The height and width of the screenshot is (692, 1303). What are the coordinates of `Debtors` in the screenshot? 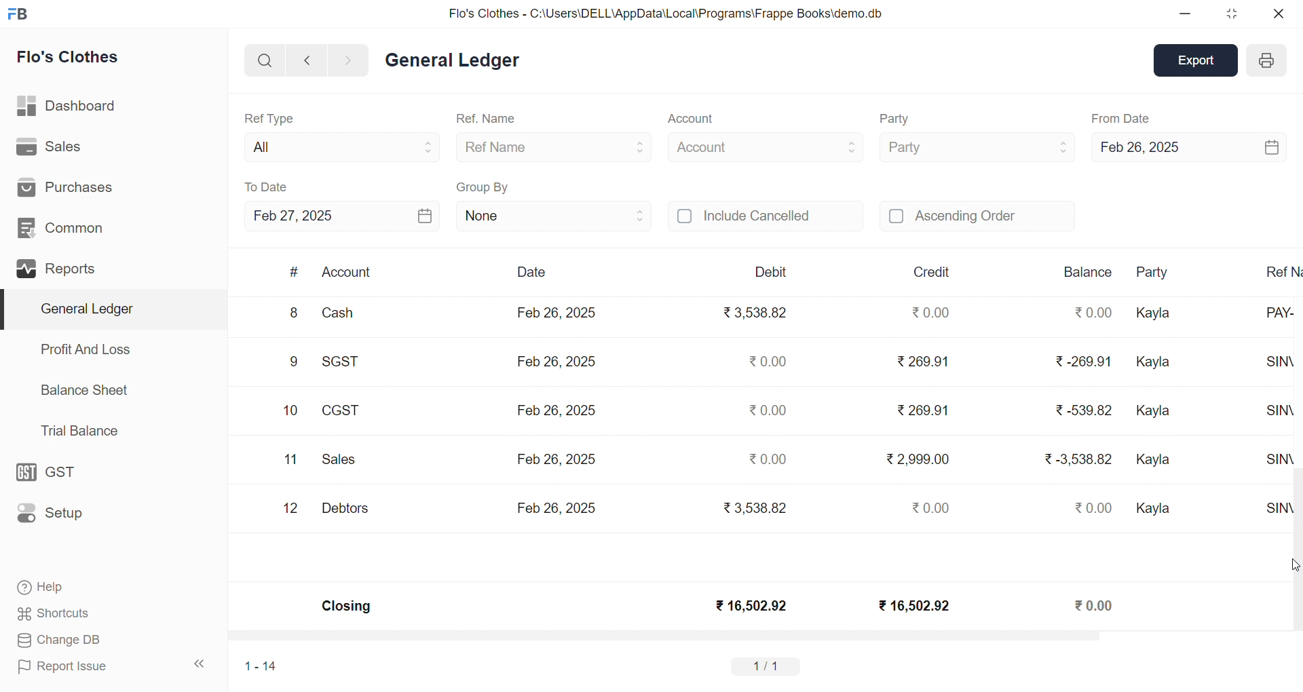 It's located at (345, 509).